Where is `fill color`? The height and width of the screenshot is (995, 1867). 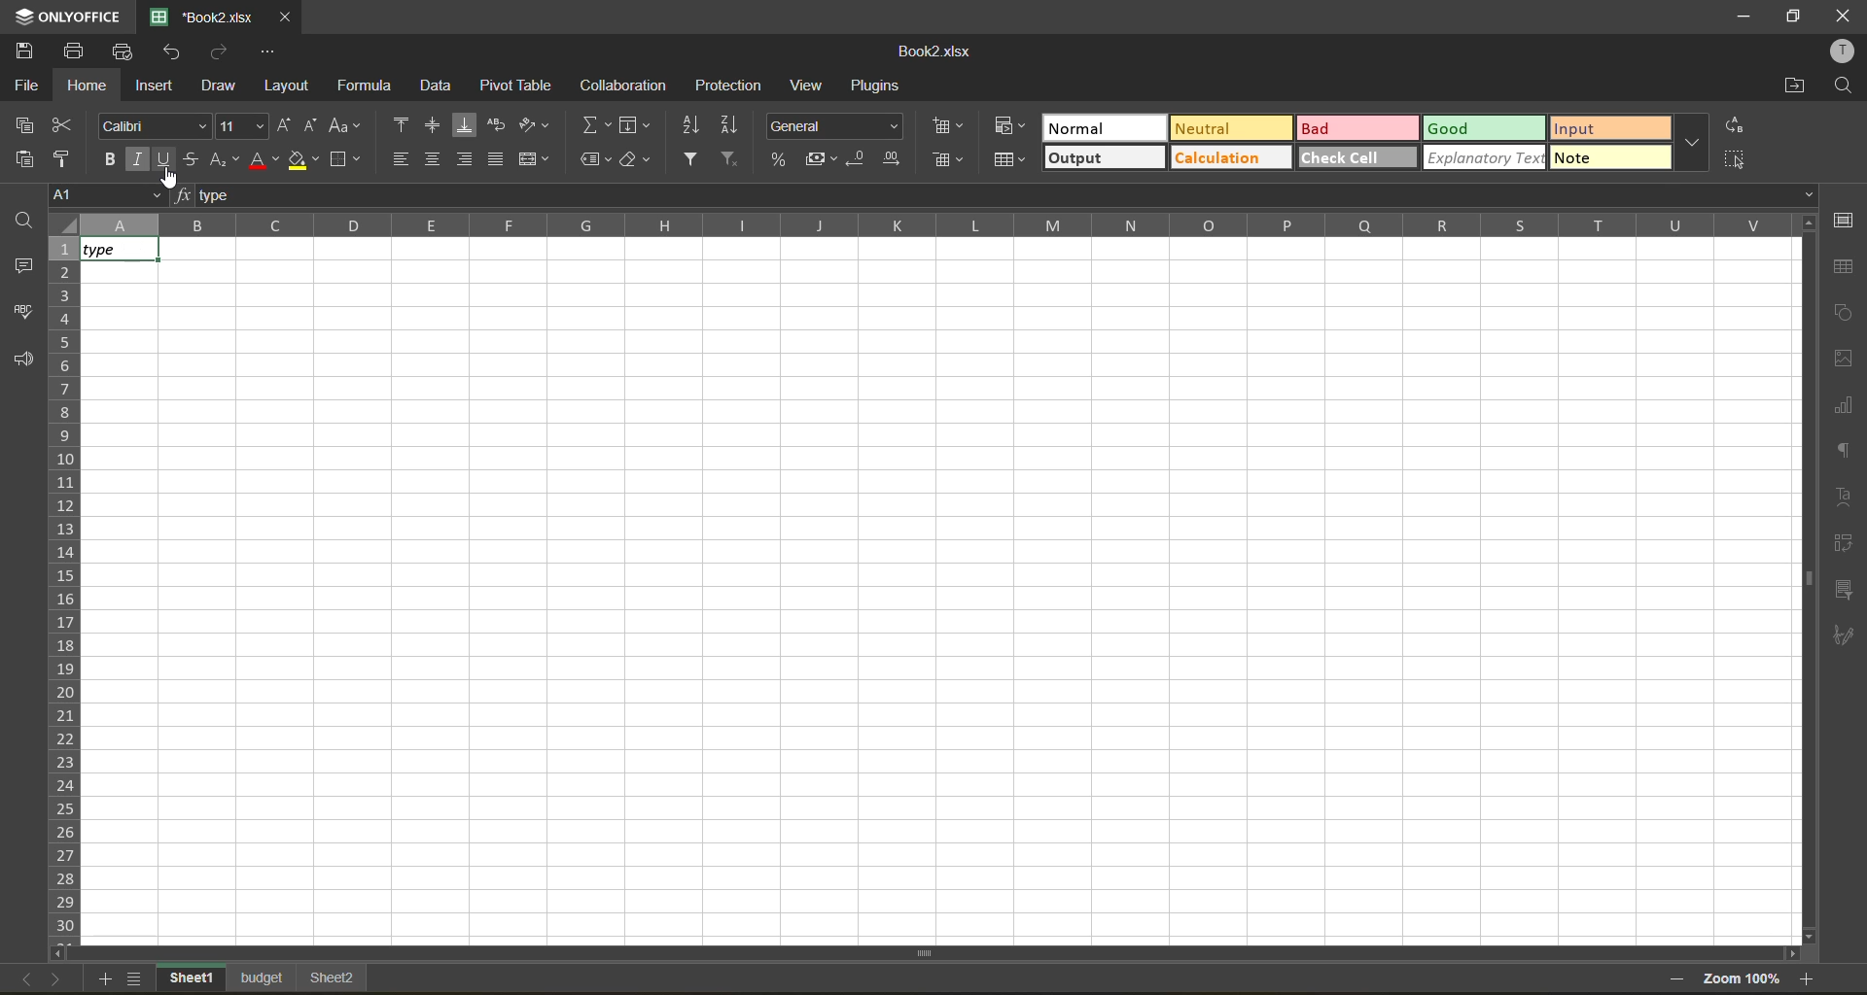 fill color is located at coordinates (302, 162).